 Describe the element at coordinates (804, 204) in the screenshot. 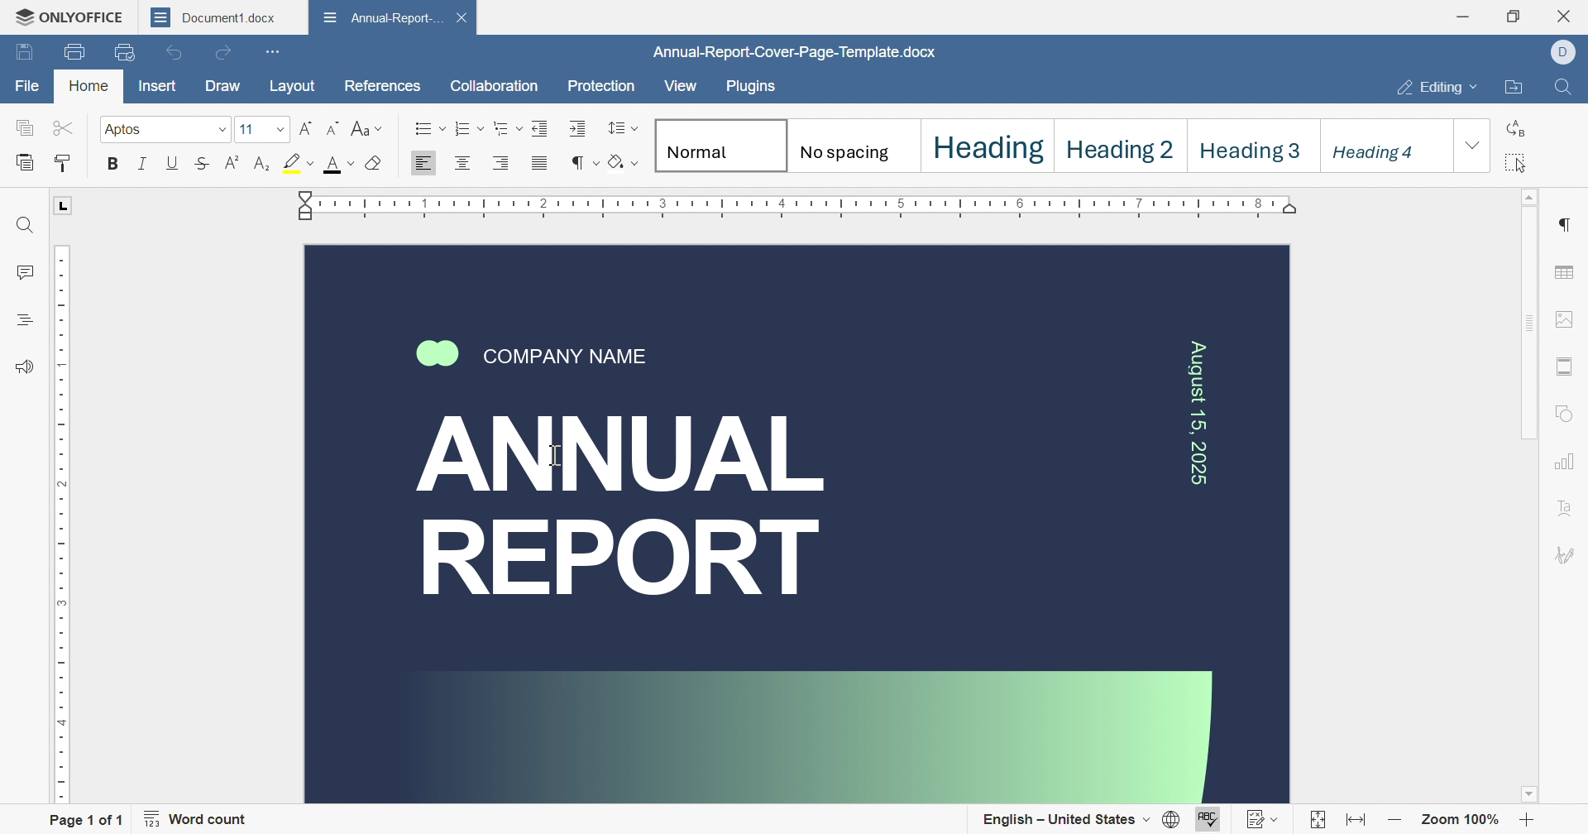

I see `ruler` at that location.